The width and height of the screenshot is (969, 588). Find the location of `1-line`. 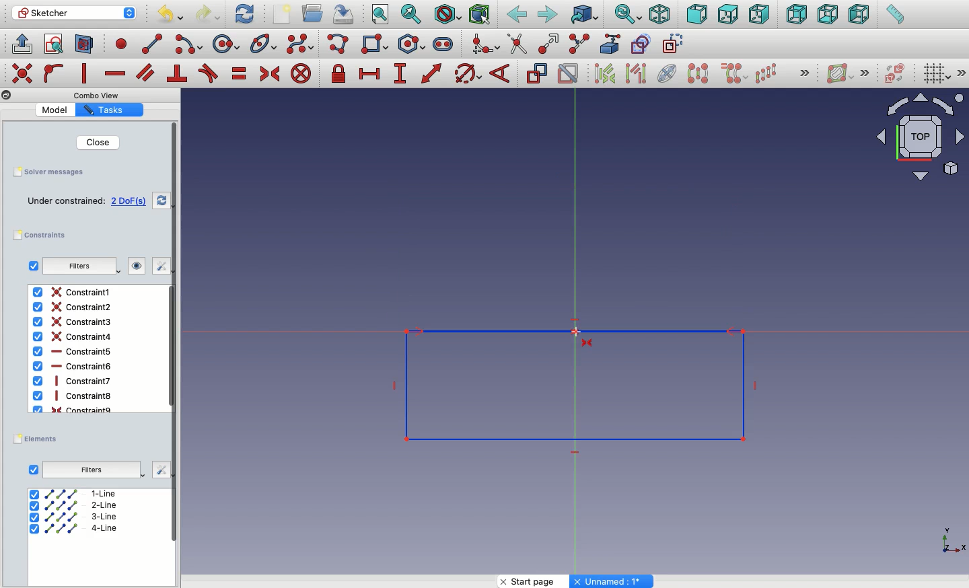

1-line is located at coordinates (75, 493).